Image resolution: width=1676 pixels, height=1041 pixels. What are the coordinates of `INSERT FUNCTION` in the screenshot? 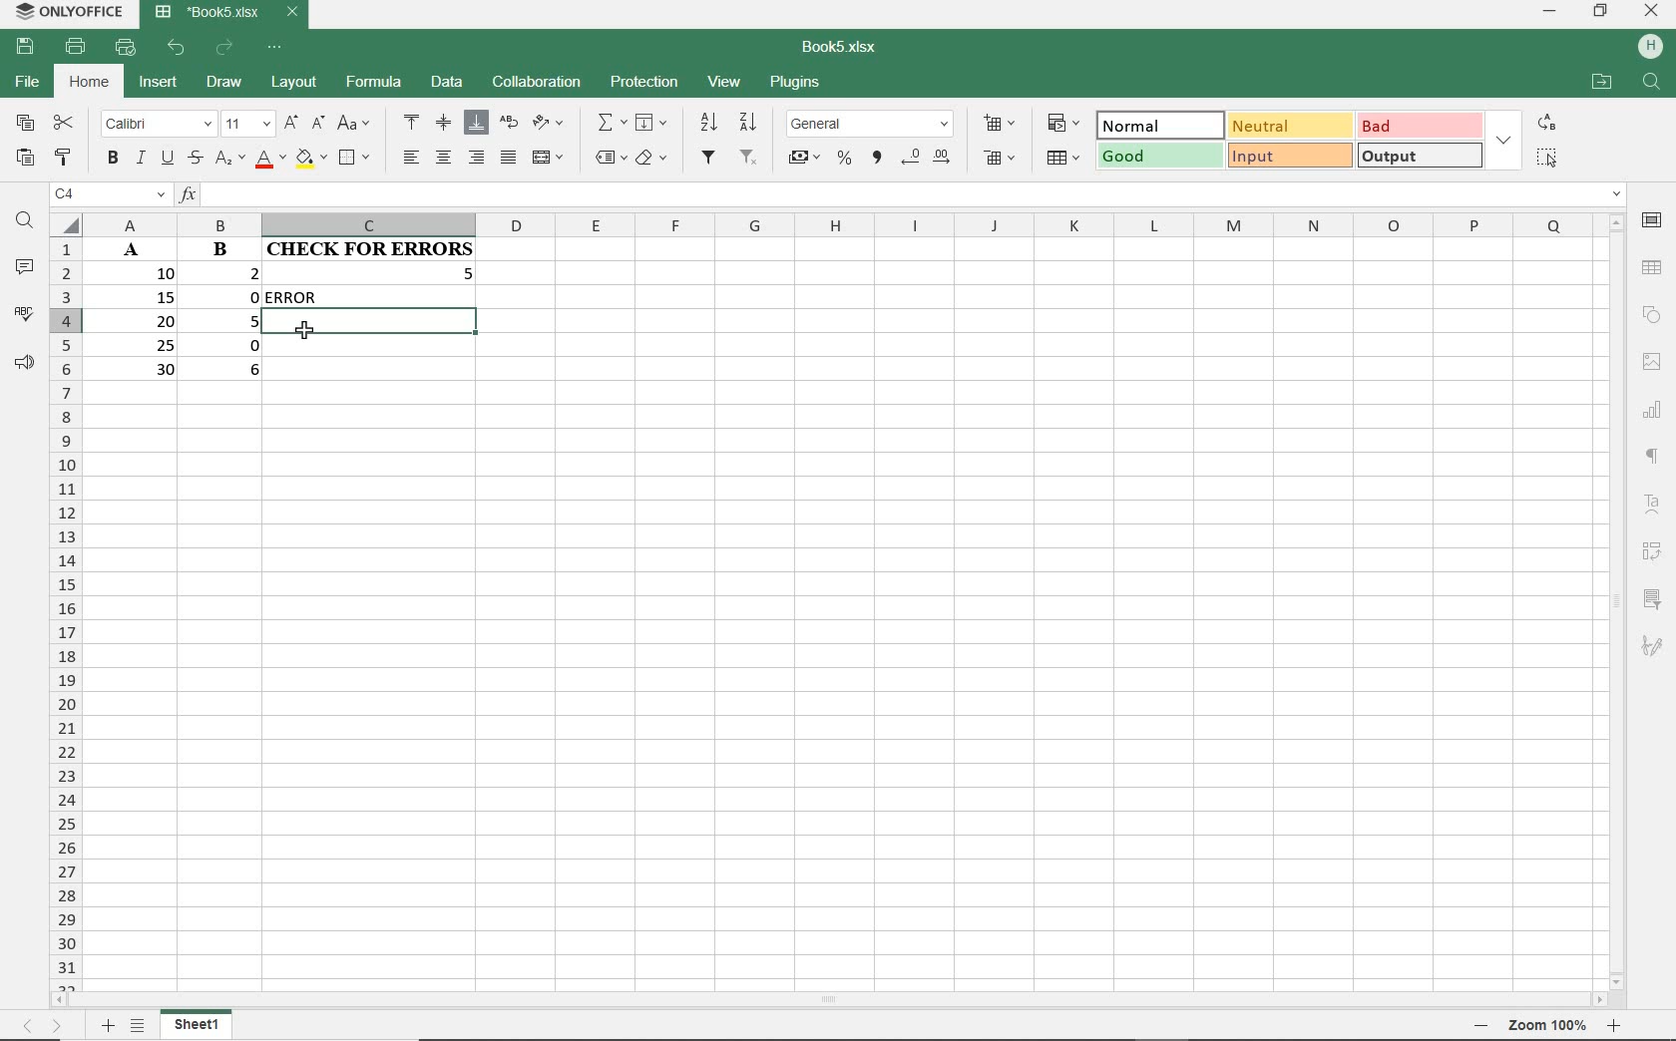 It's located at (611, 125).